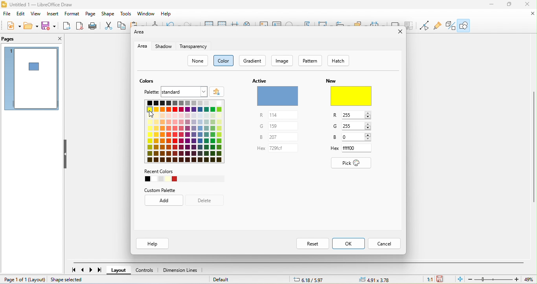 This screenshot has height=284, width=537. I want to click on controls, so click(147, 269).